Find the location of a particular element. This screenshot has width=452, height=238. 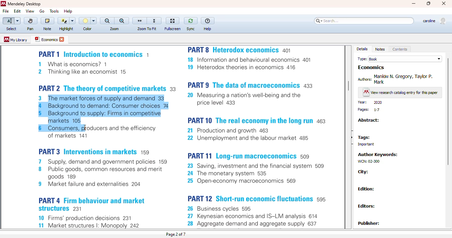

zoom is located at coordinates (114, 29).